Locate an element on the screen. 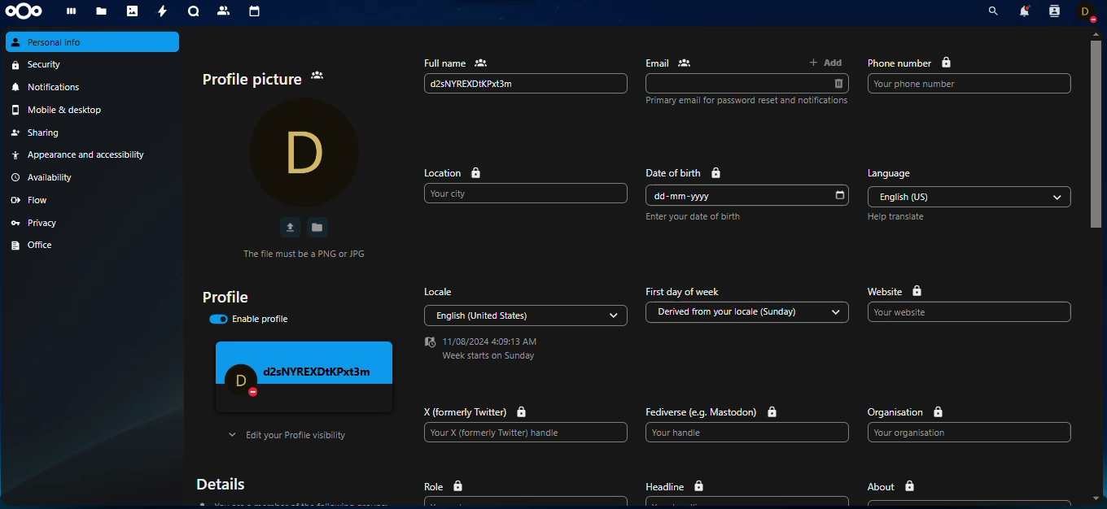  search is located at coordinates (993, 11).